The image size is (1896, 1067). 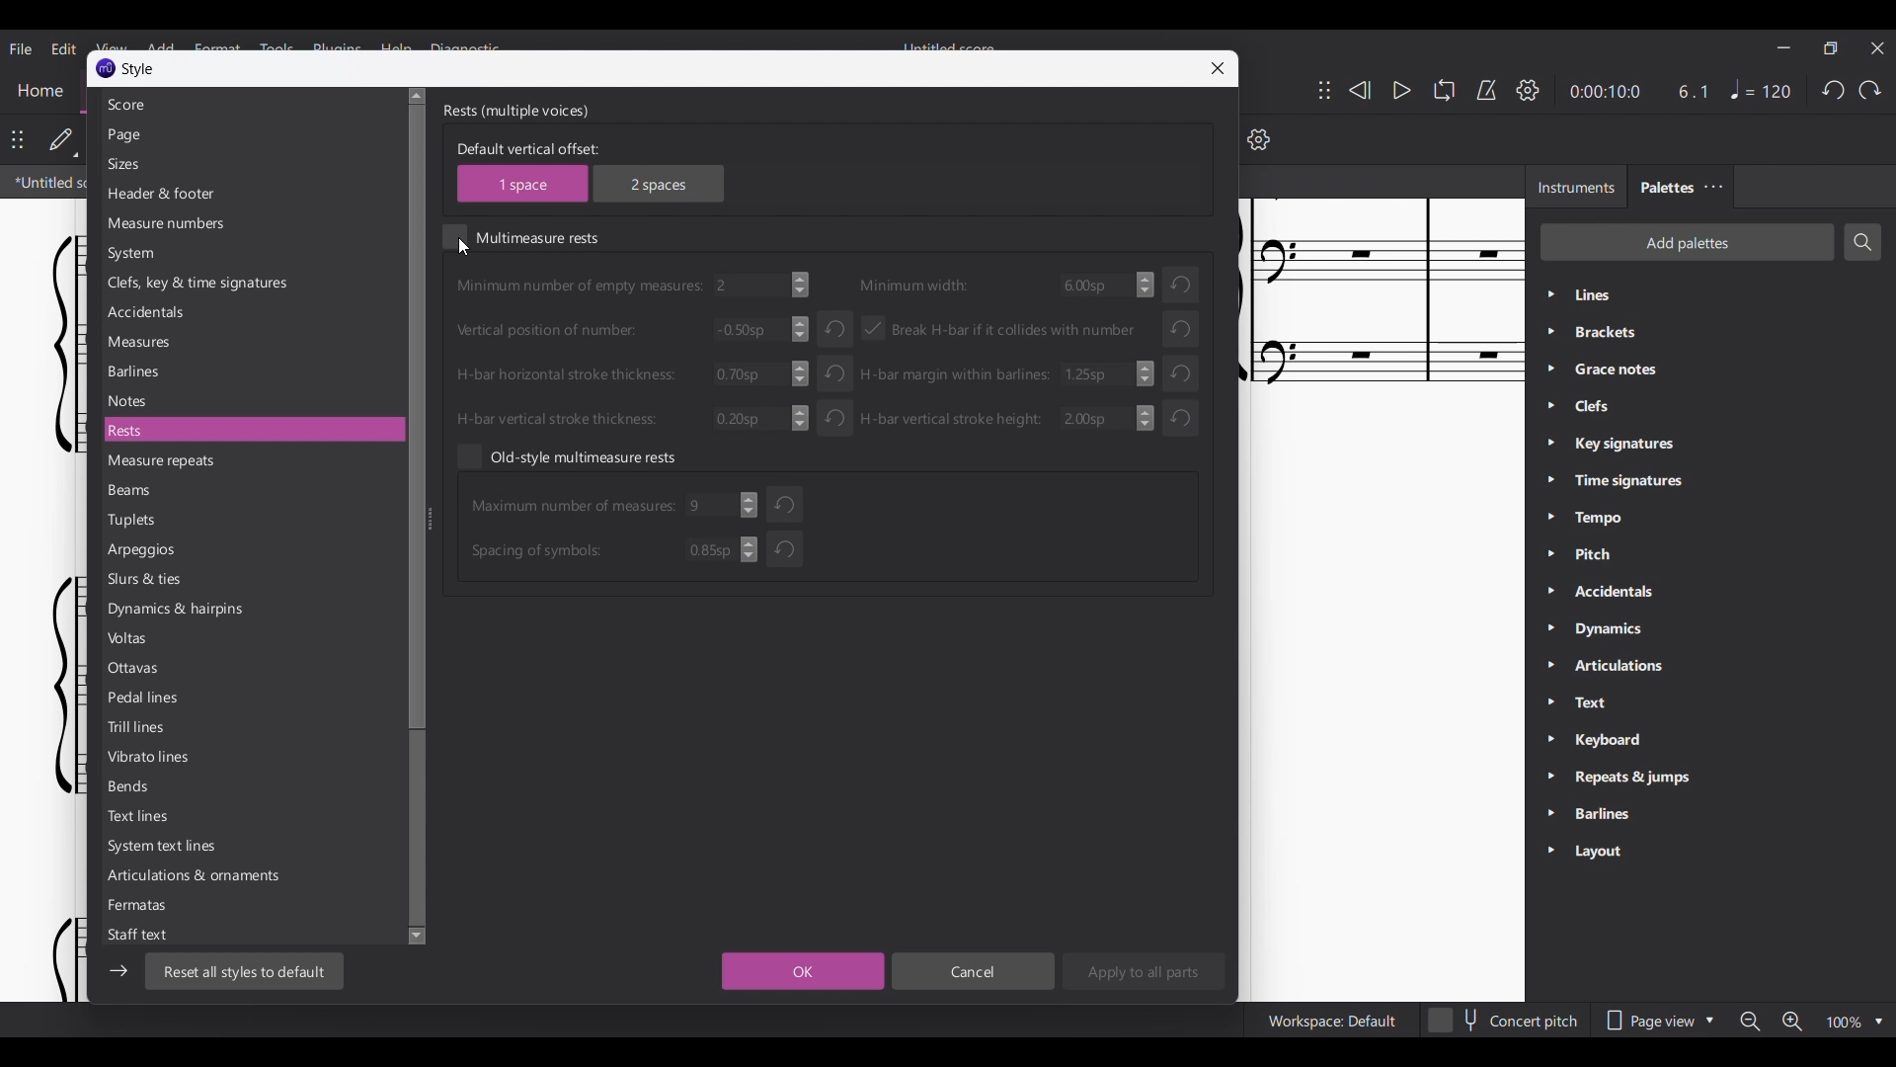 I want to click on Pedal lines, so click(x=250, y=698).